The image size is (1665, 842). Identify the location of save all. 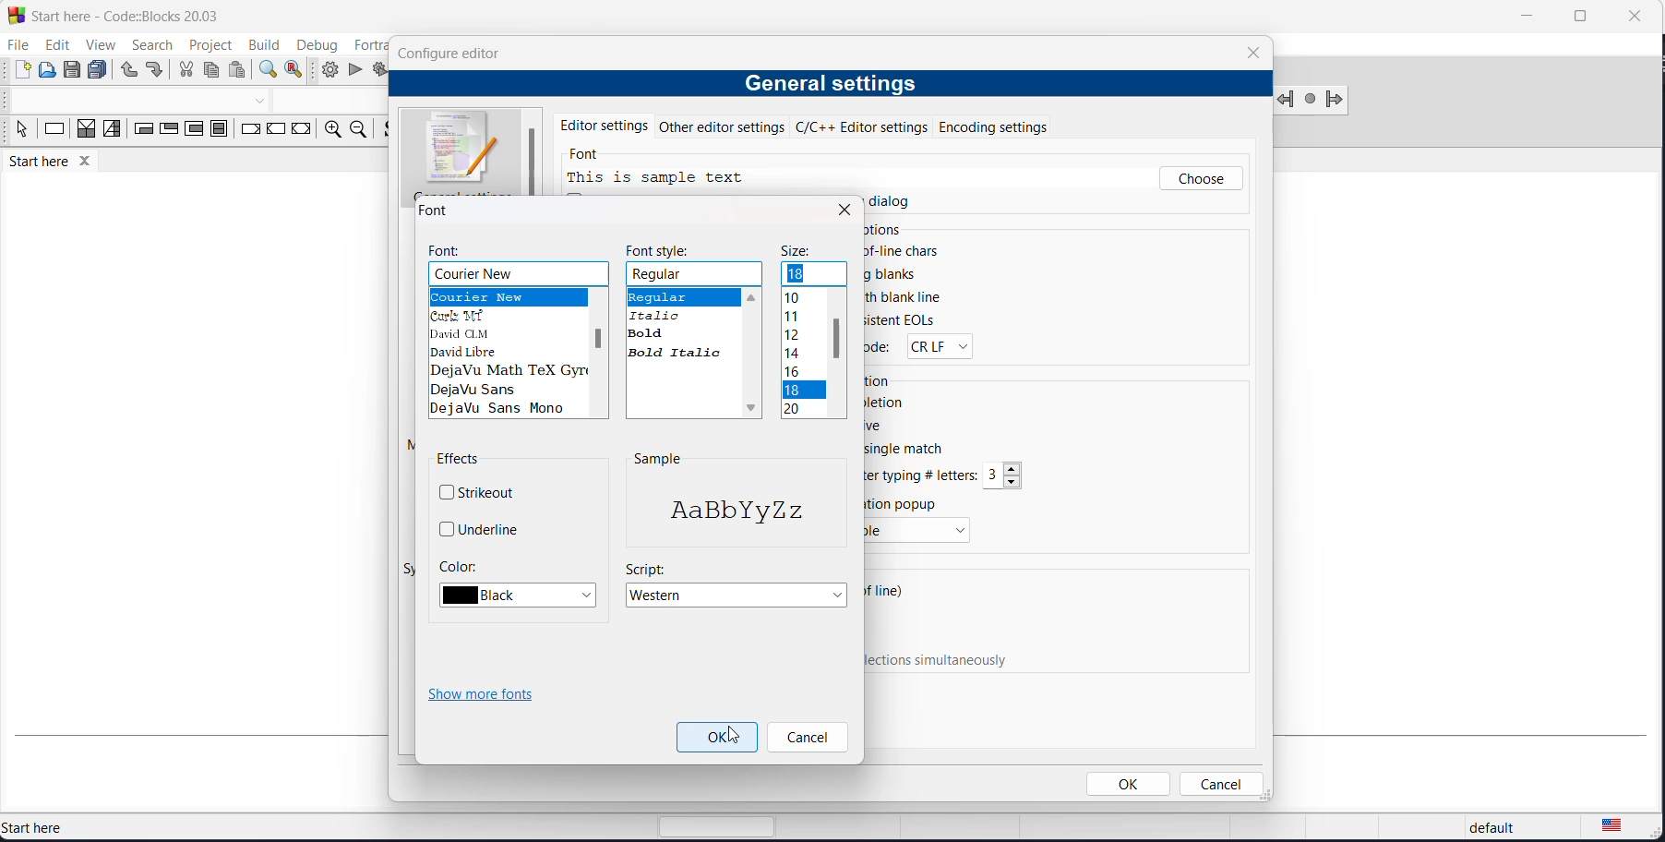
(101, 70).